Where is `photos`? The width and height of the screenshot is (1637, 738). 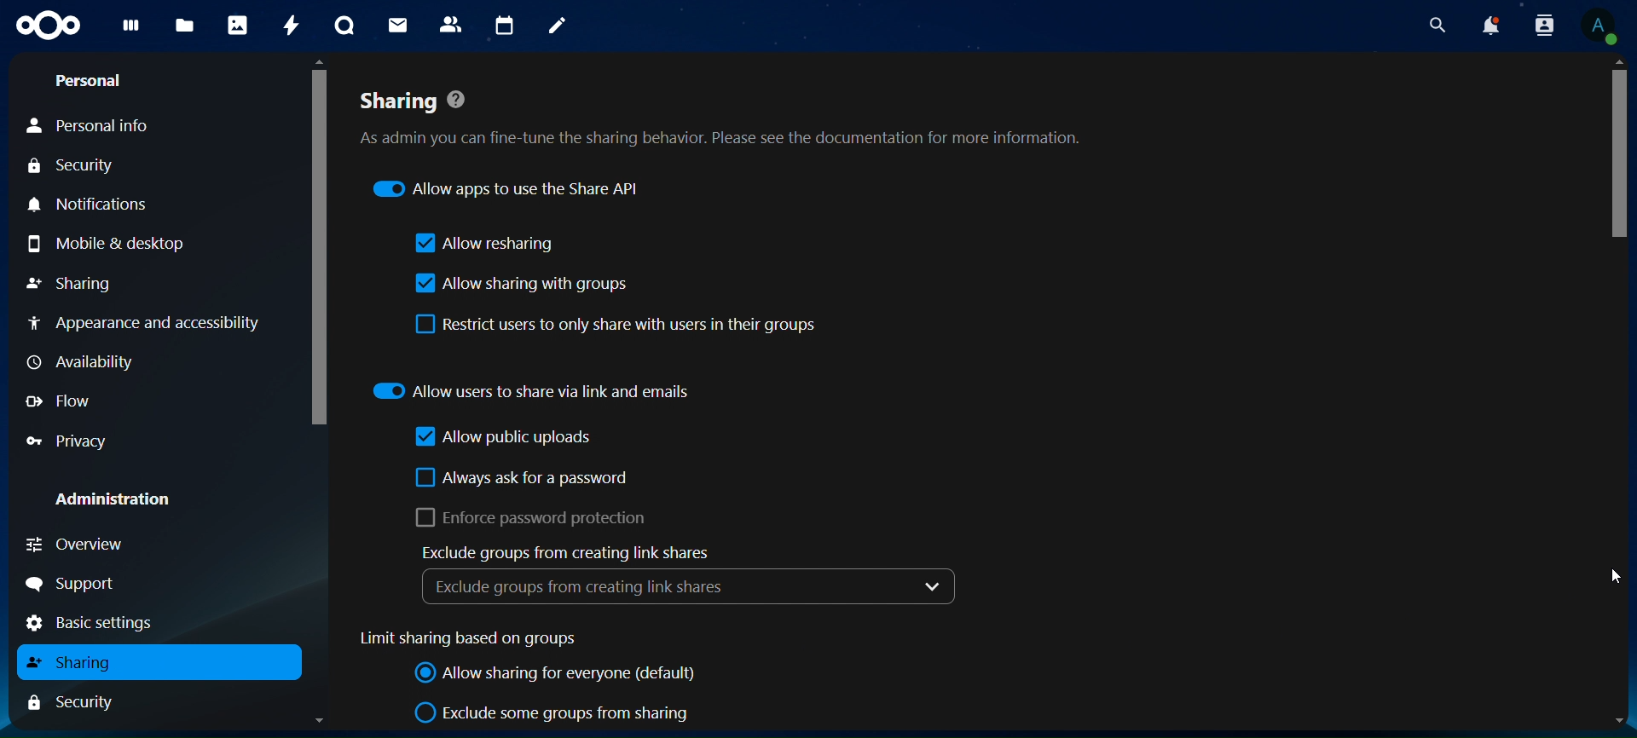
photos is located at coordinates (235, 24).